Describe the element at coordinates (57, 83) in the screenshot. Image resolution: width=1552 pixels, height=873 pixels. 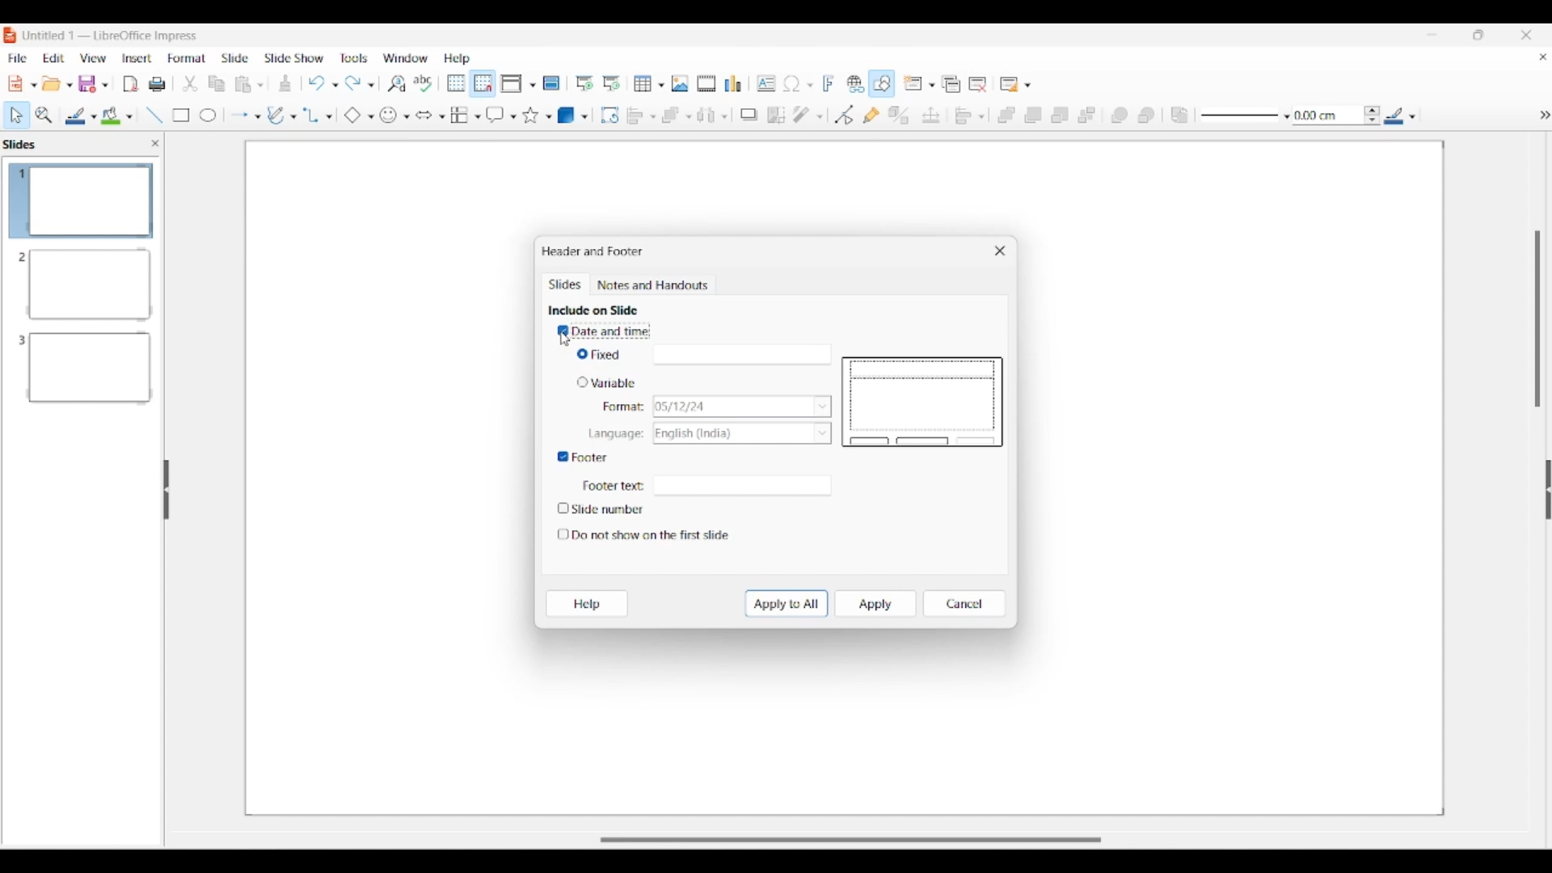
I see `Open document options` at that location.